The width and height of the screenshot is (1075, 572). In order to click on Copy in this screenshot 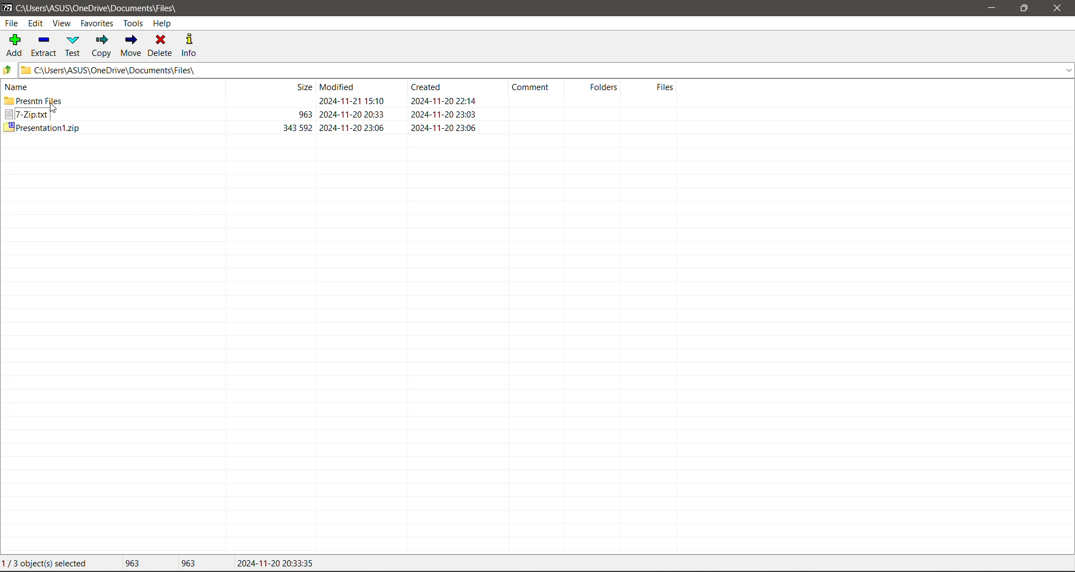, I will do `click(101, 45)`.